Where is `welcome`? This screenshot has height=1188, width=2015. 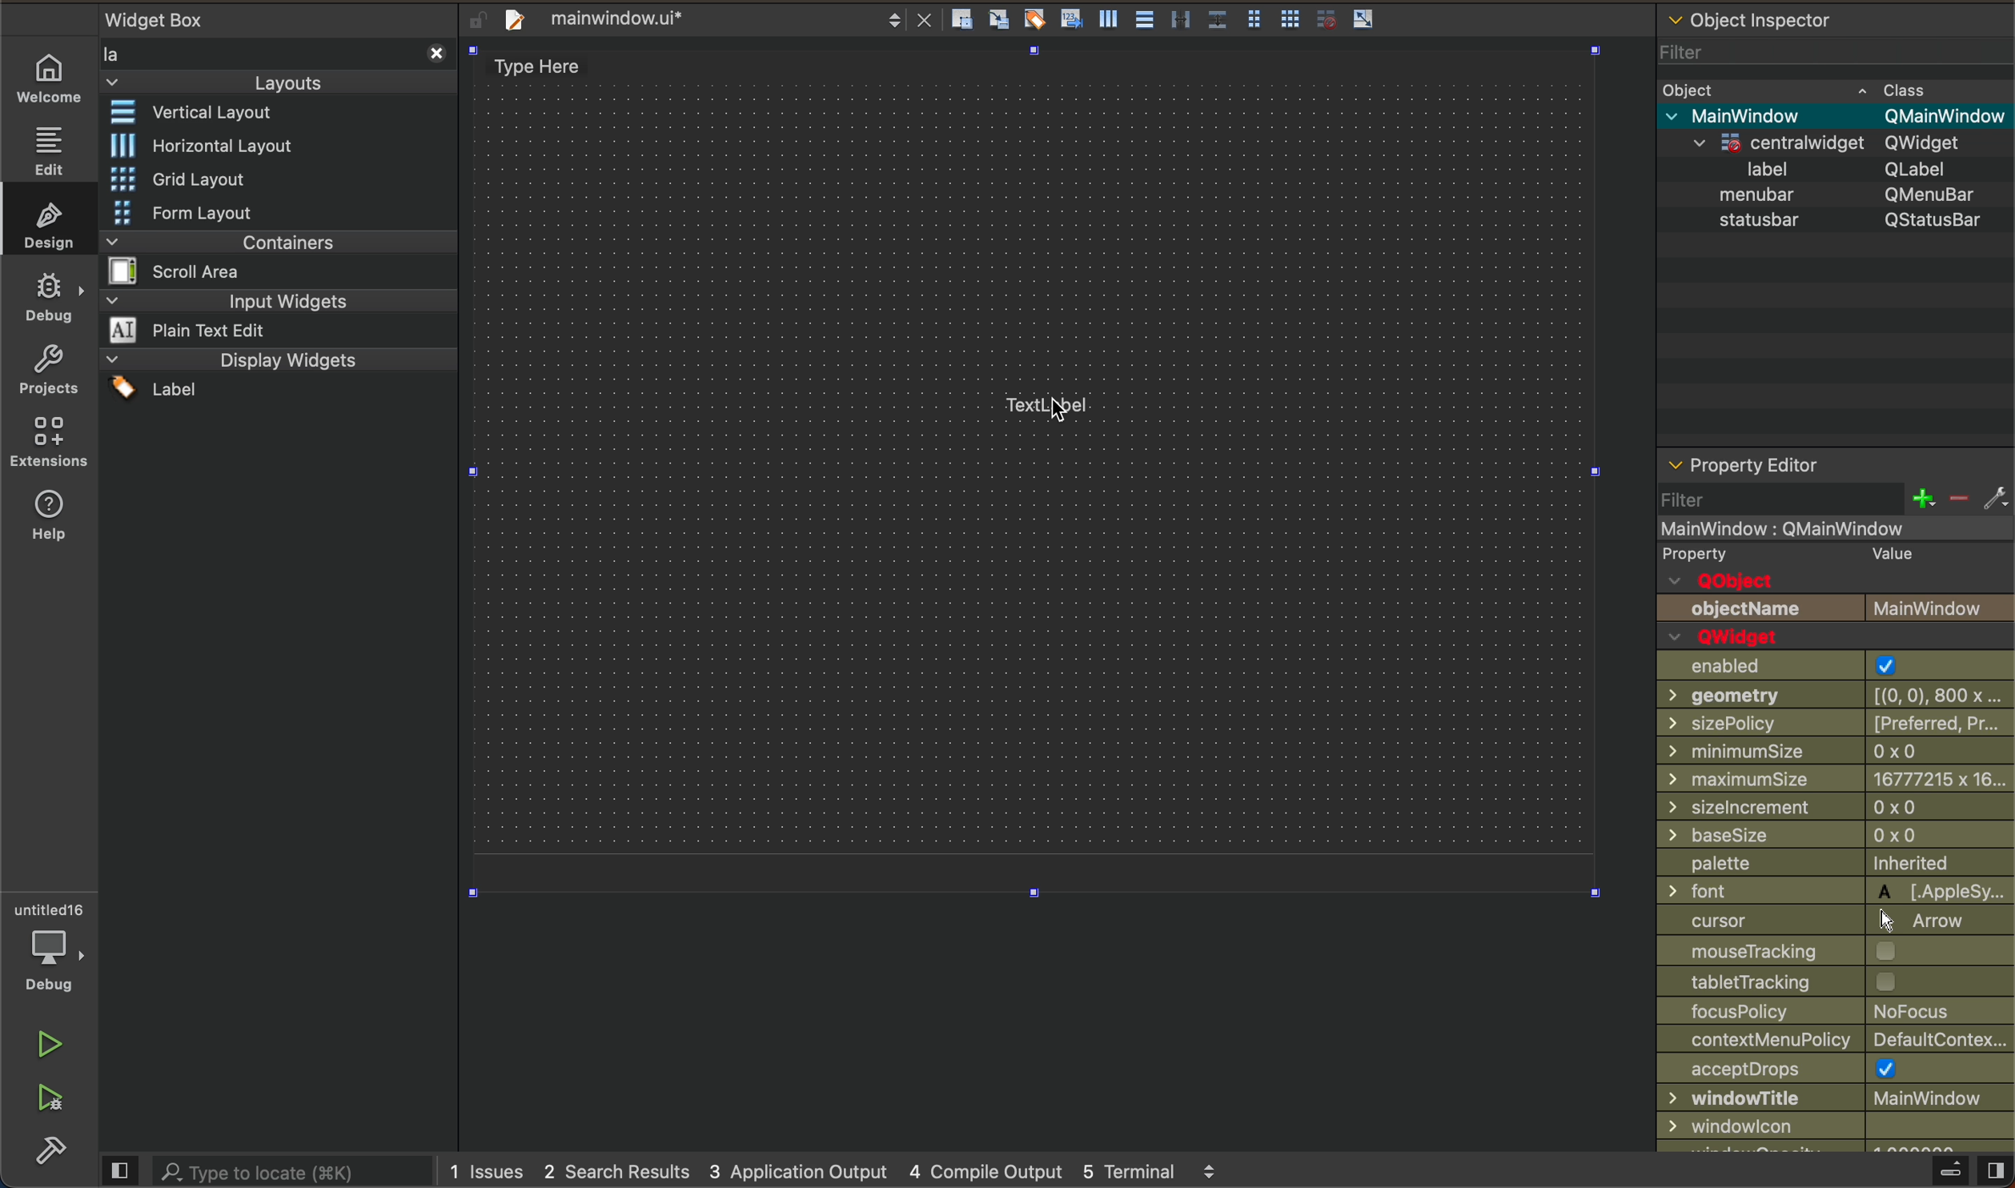
welcome is located at coordinates (50, 78).